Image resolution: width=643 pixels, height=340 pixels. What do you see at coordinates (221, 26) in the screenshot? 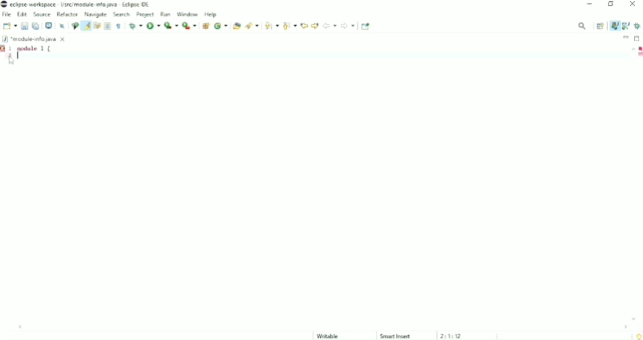
I see `New java class` at bounding box center [221, 26].